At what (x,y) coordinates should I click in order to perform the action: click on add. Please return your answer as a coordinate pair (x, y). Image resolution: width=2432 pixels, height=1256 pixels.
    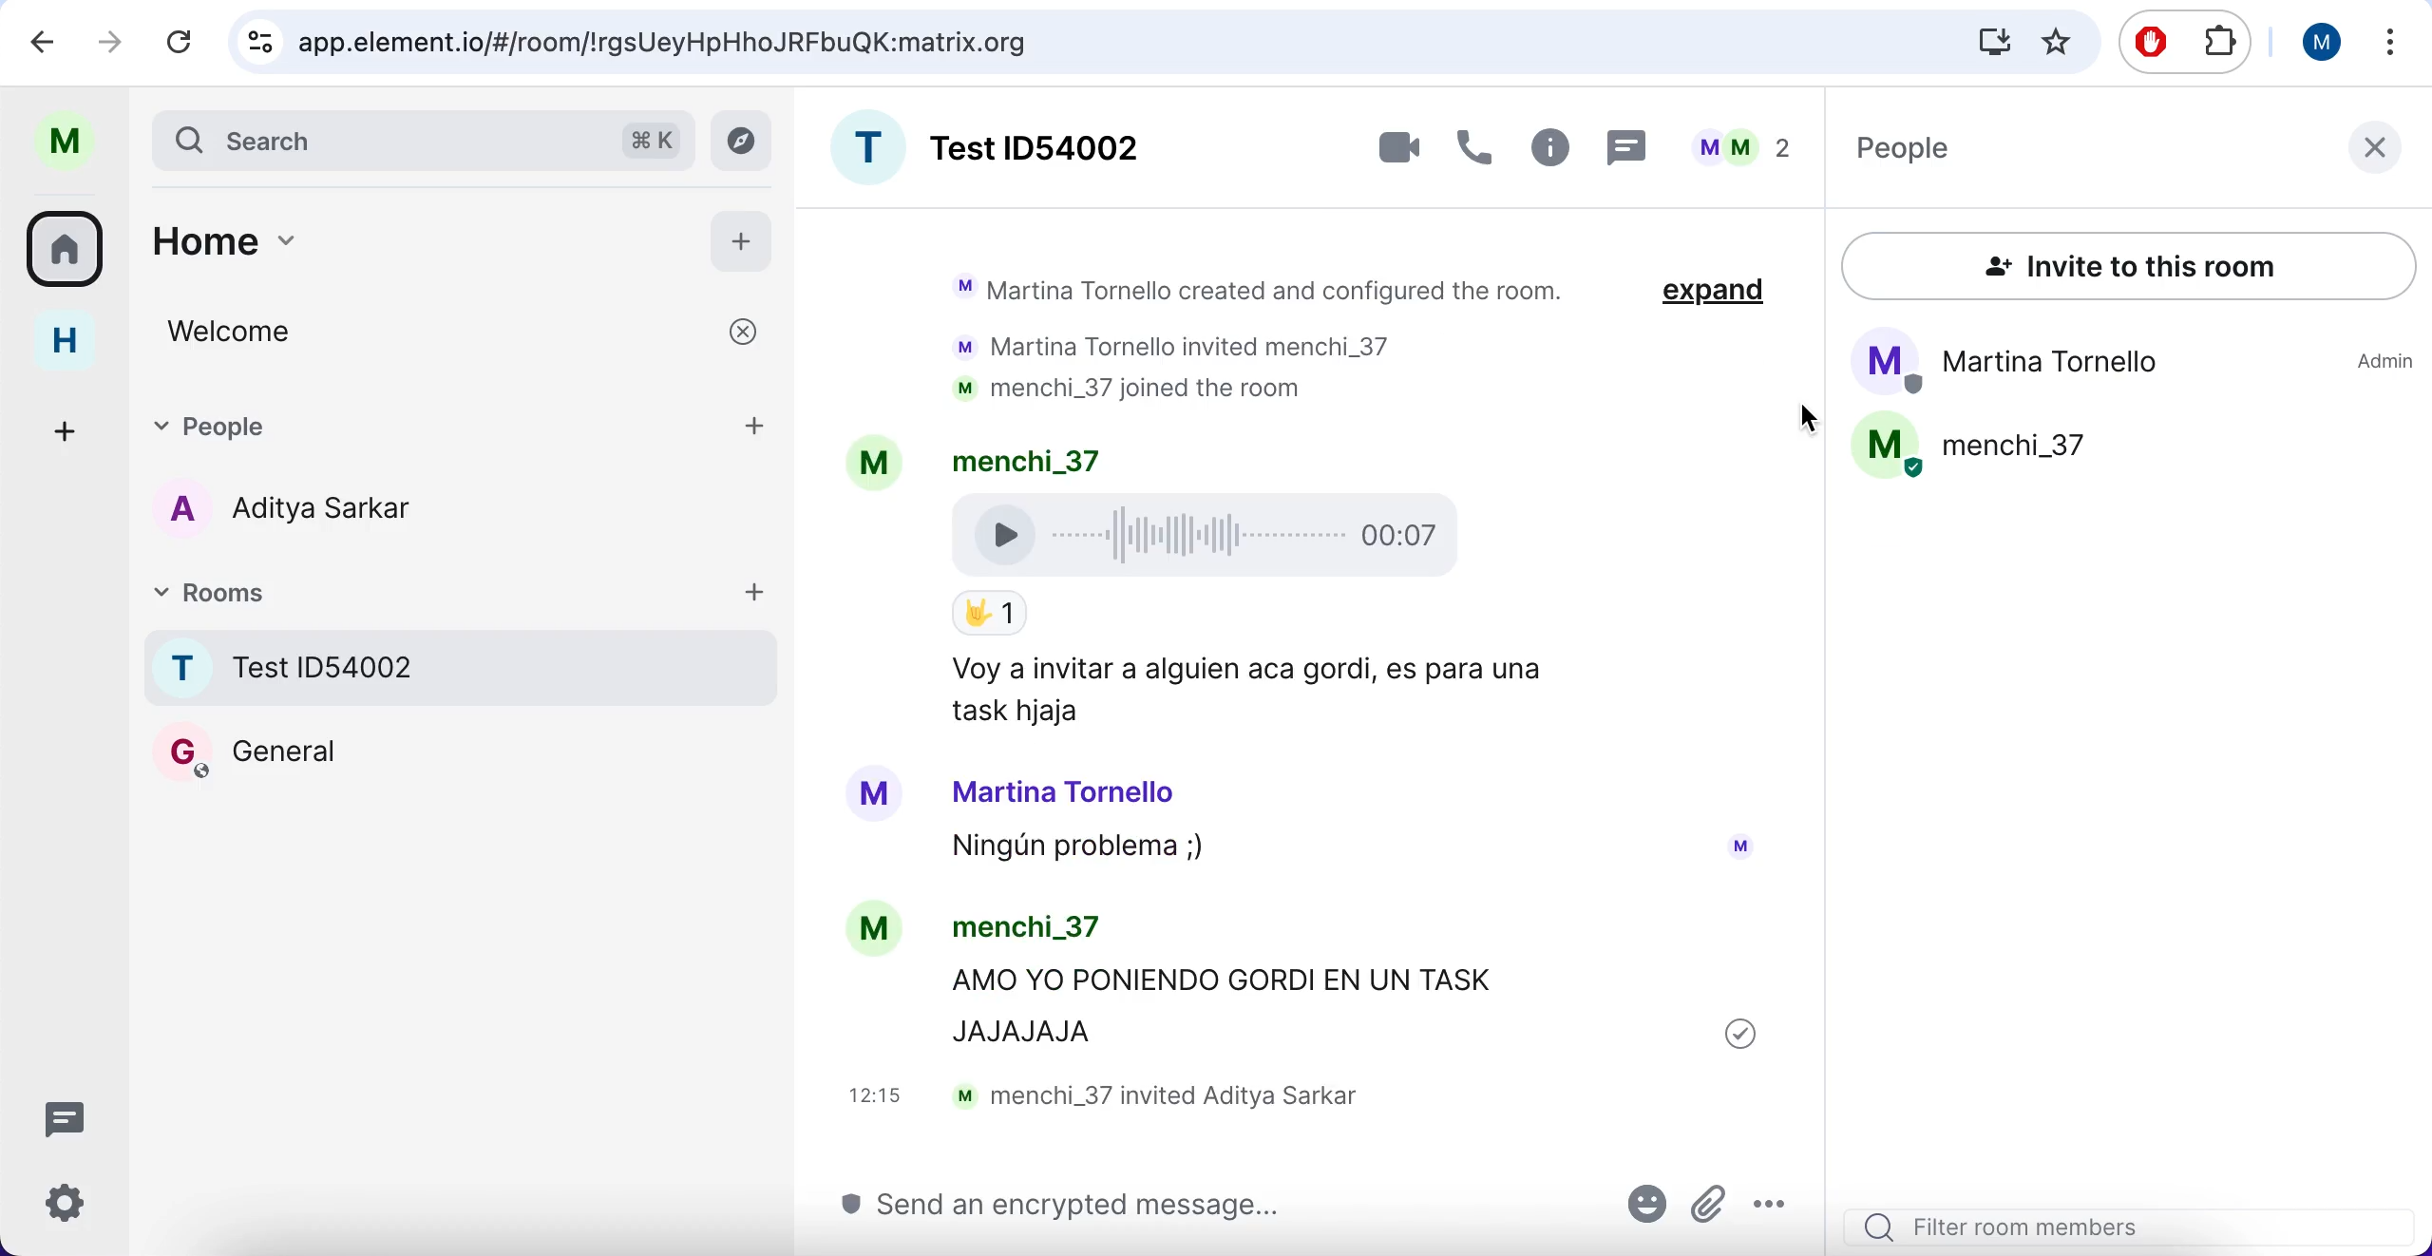
    Looking at the image, I should click on (742, 239).